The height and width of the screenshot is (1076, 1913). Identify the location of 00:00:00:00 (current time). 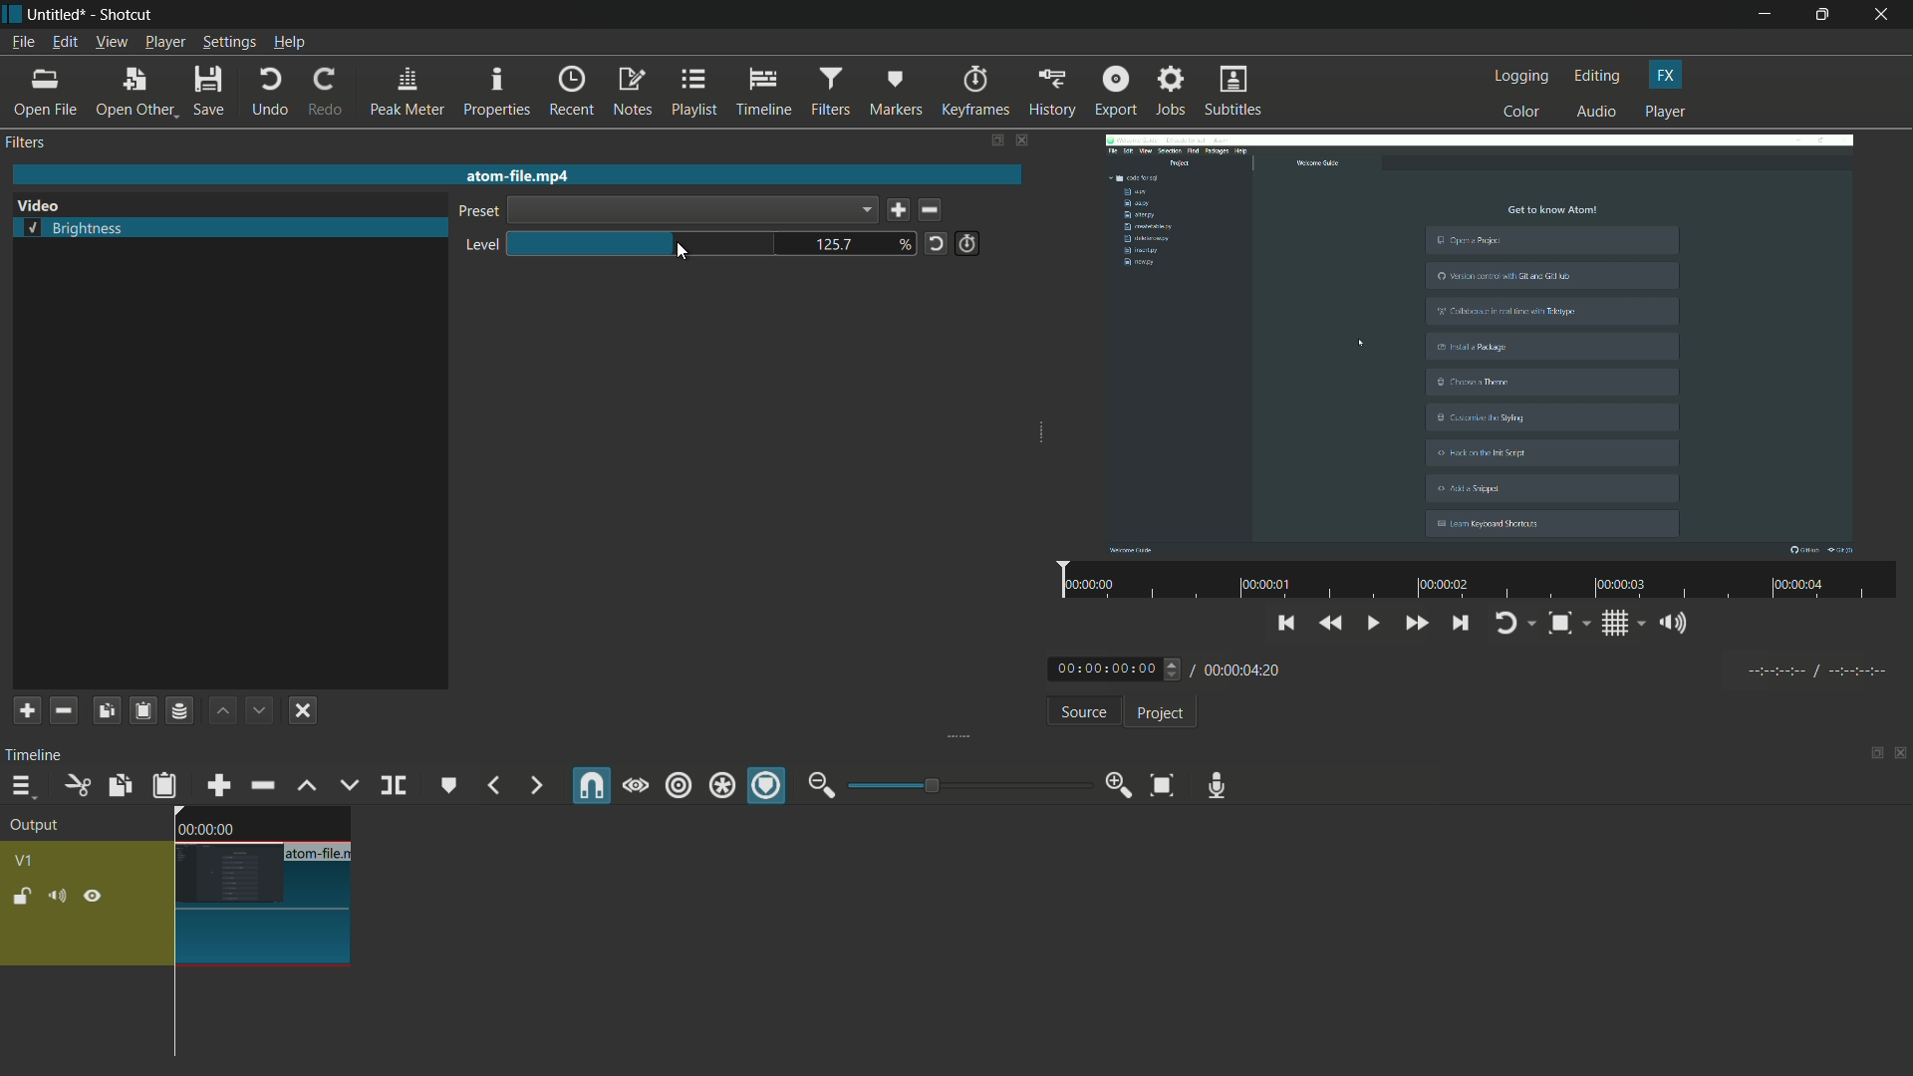
(1117, 668).